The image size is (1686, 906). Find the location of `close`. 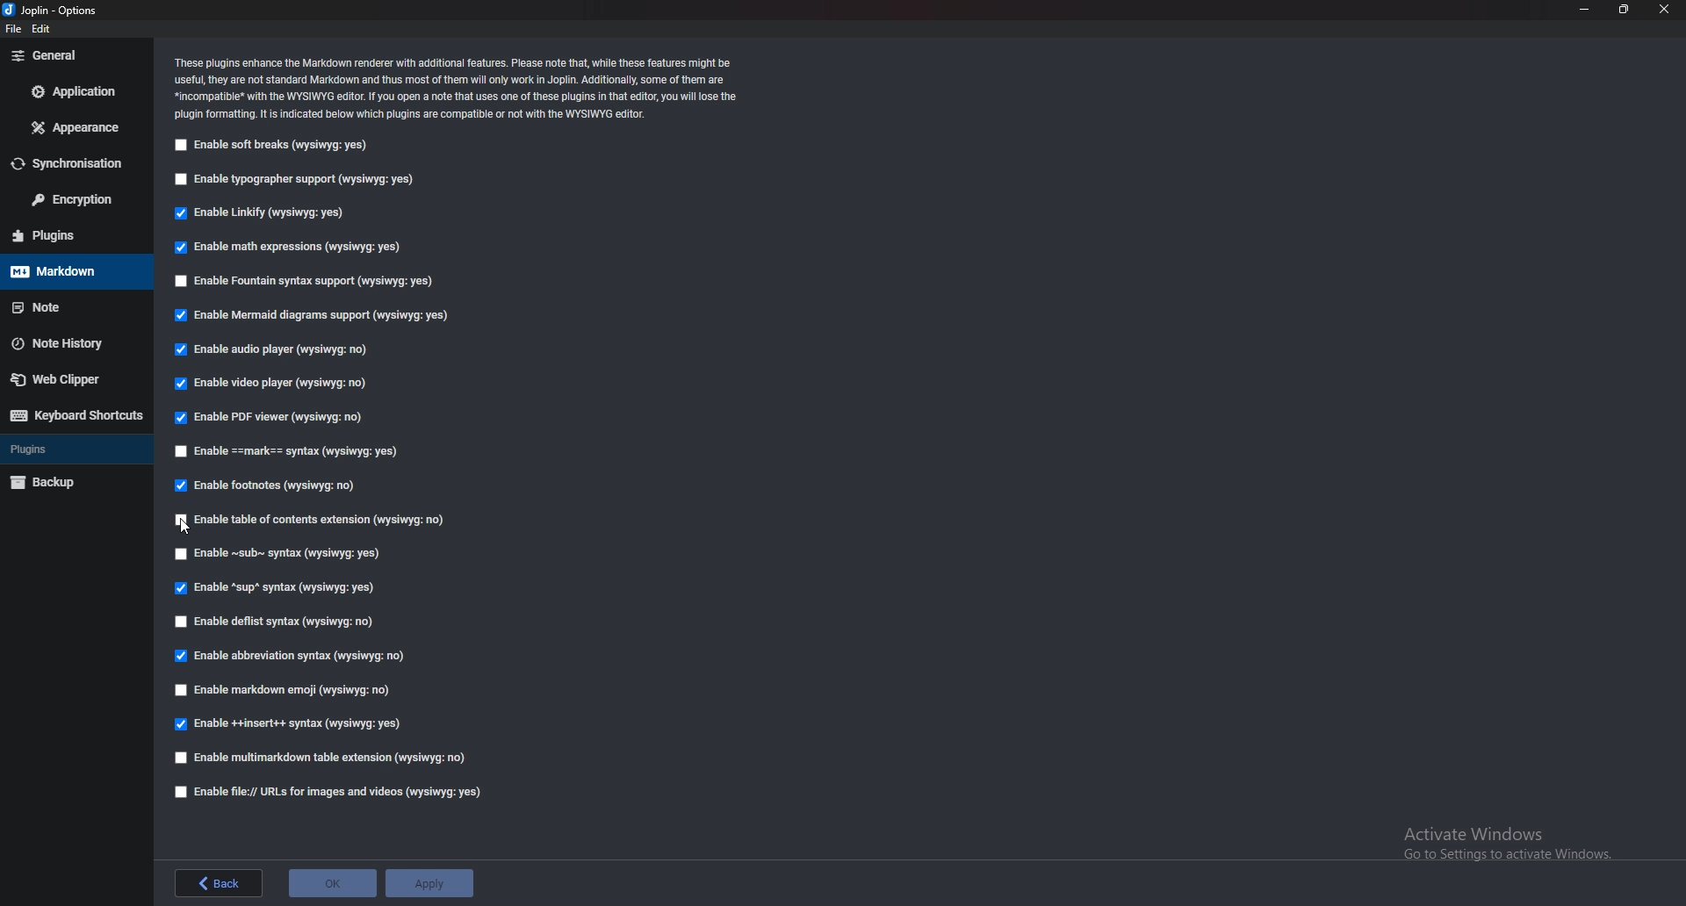

close is located at coordinates (1665, 10).